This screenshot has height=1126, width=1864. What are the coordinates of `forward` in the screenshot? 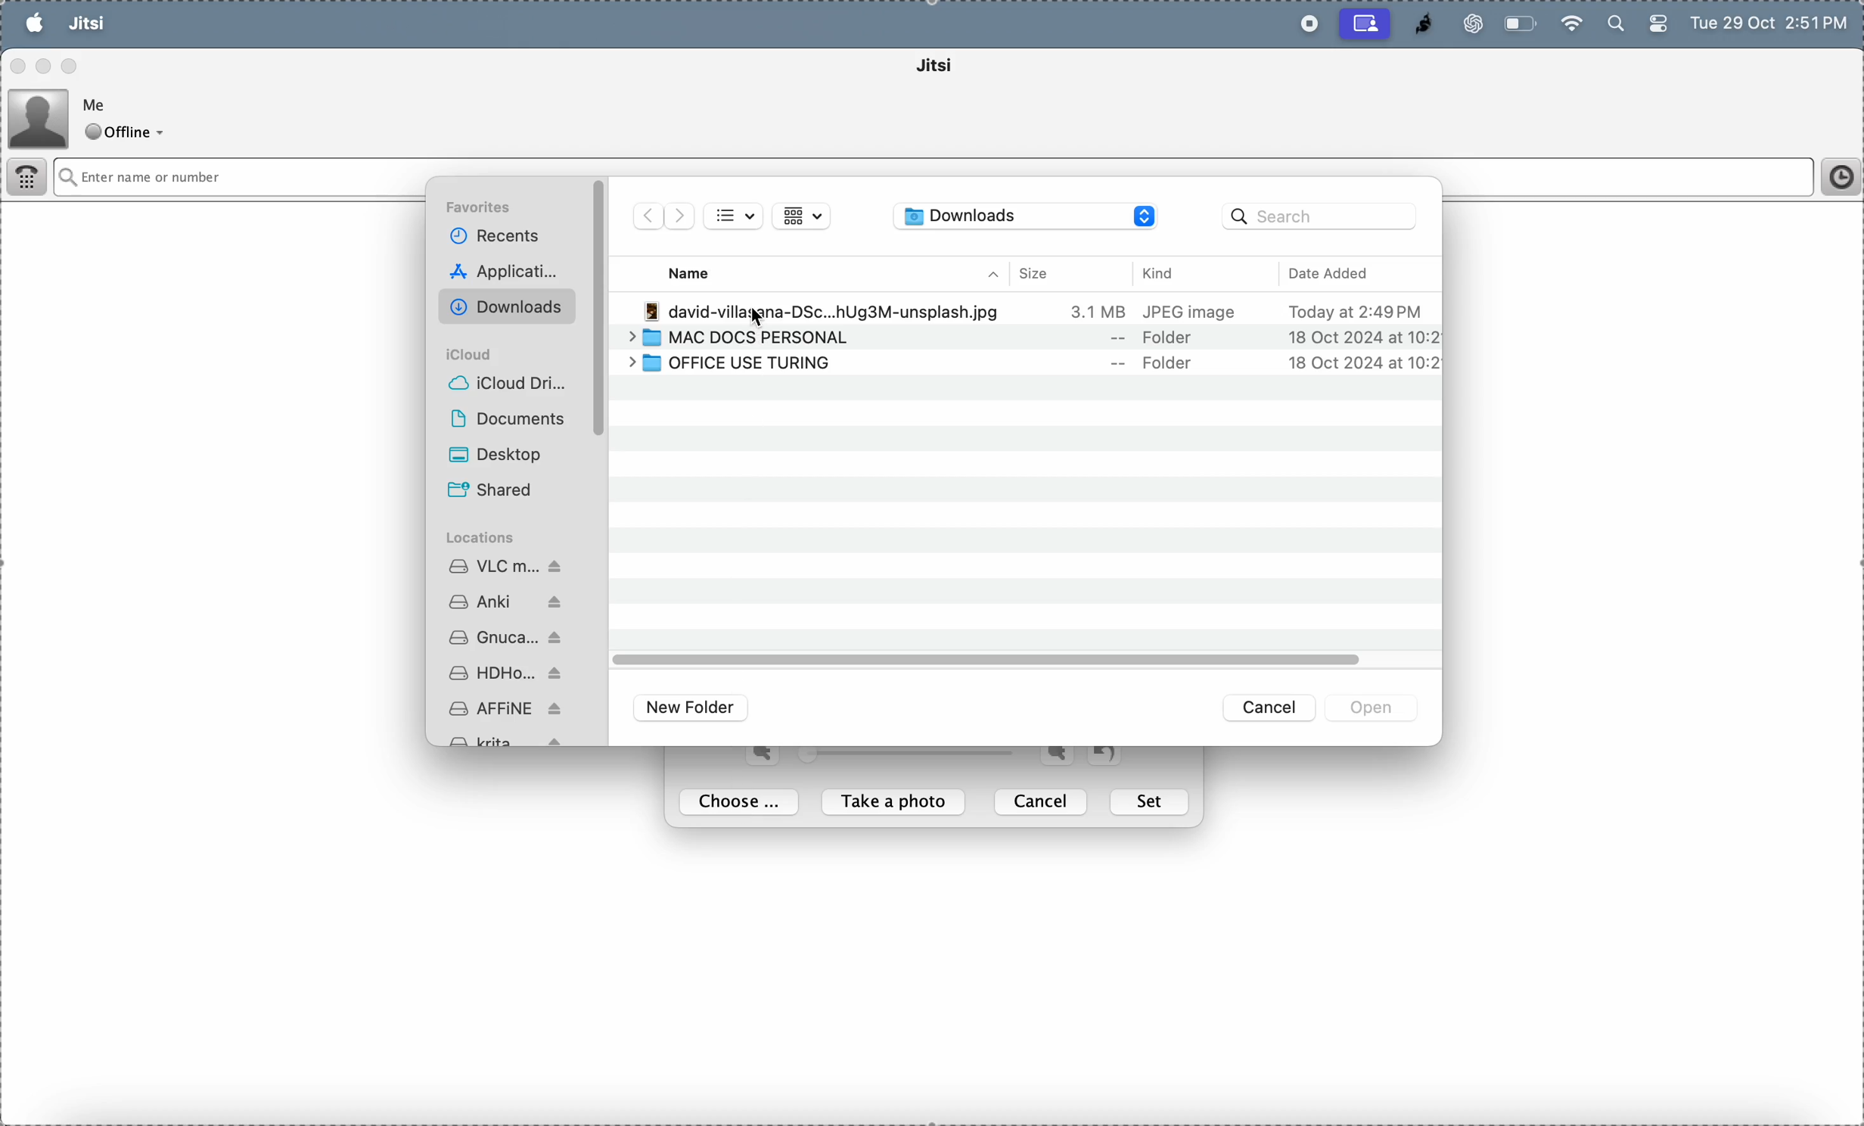 It's located at (647, 216).